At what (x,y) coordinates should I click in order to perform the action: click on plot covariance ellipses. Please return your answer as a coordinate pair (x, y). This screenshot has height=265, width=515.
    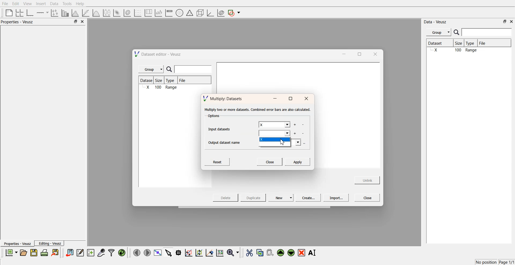
    Looking at the image, I should click on (220, 13).